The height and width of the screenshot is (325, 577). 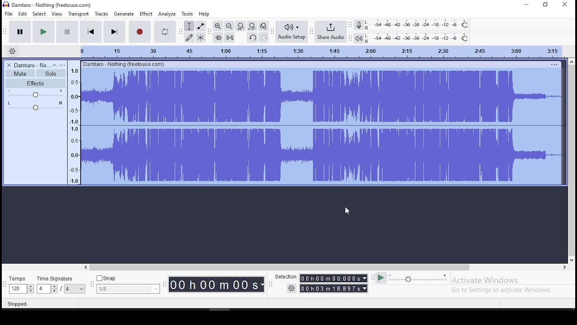 What do you see at coordinates (20, 74) in the screenshot?
I see `mute` at bounding box center [20, 74].